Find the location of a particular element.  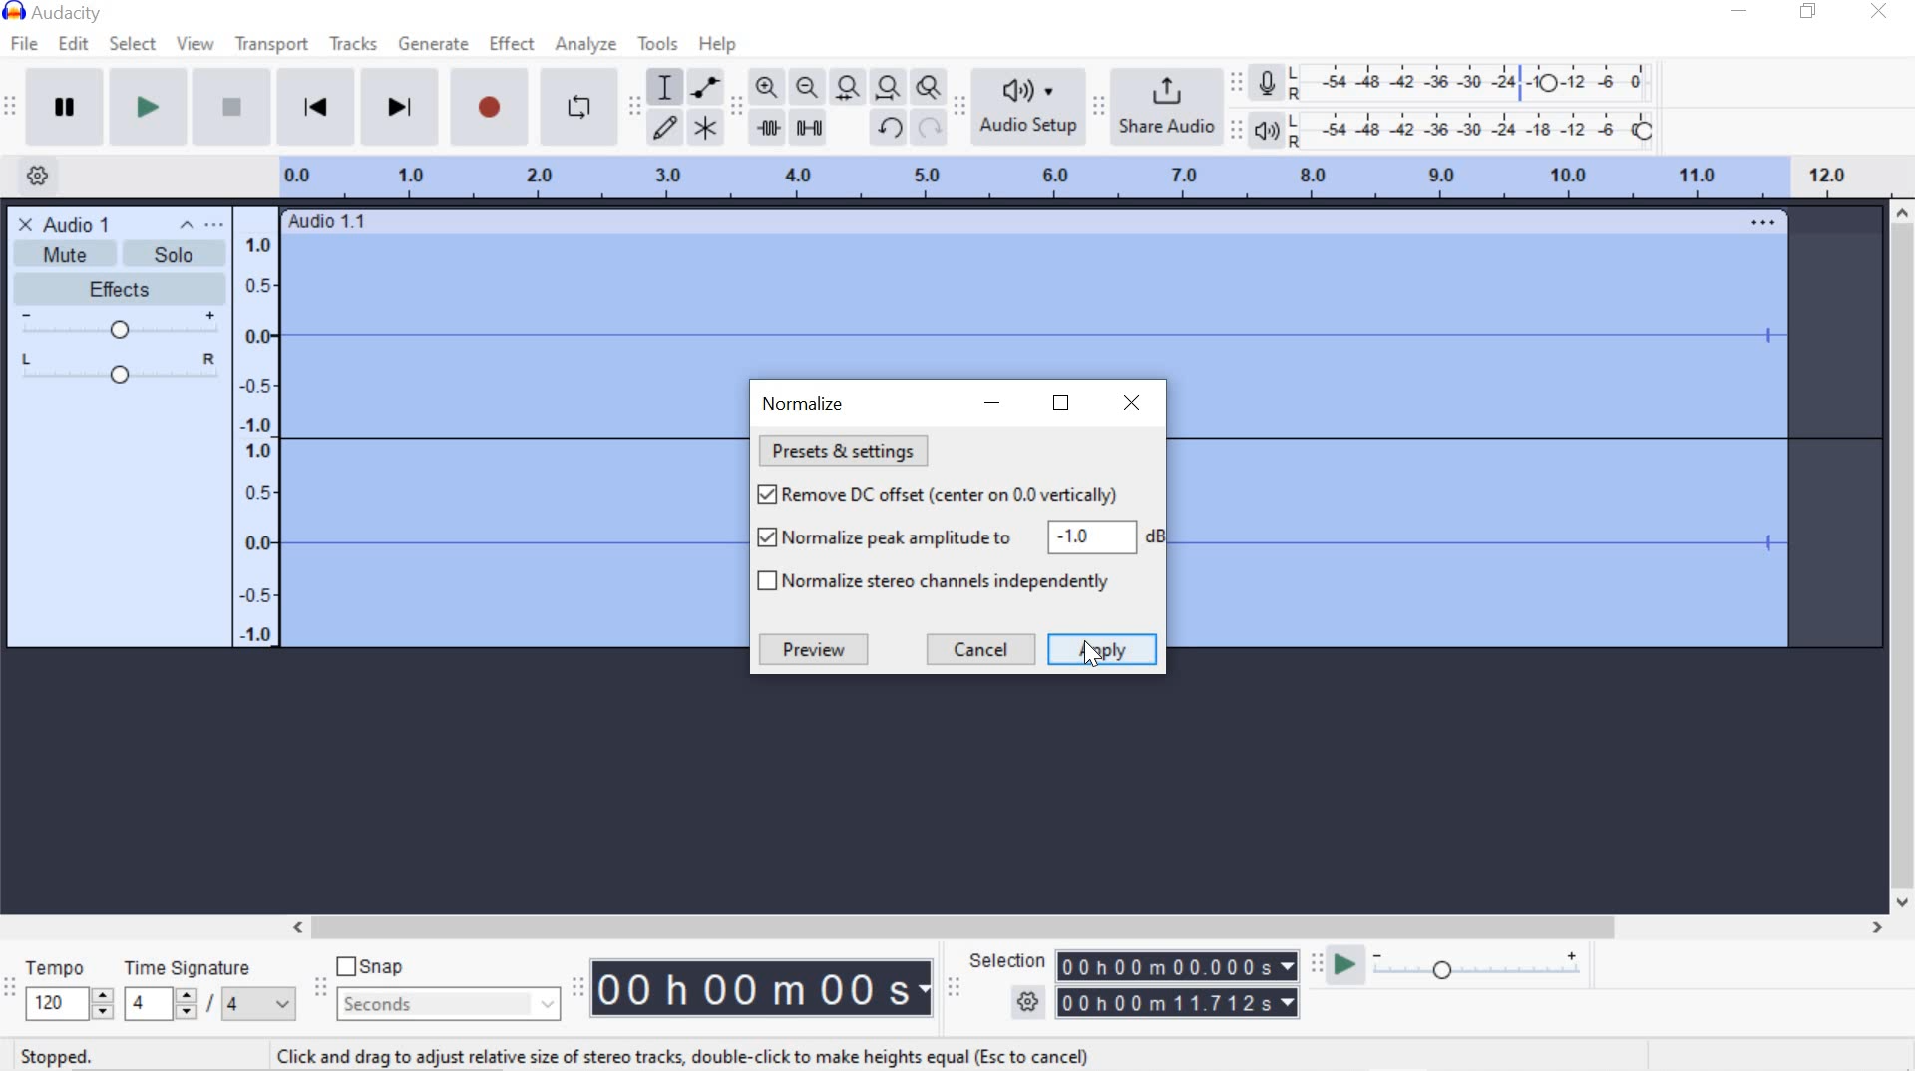

seconds is located at coordinates (445, 1003).